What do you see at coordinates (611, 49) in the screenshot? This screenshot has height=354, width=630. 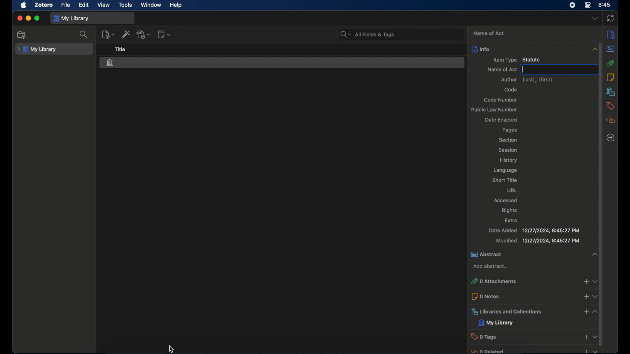 I see `abstract` at bounding box center [611, 49].